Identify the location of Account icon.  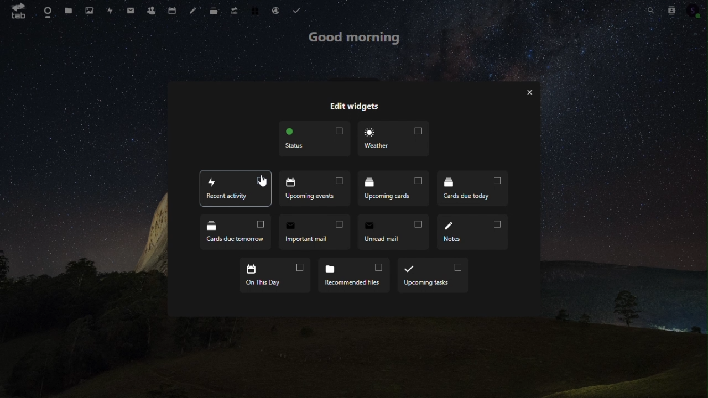
(696, 9).